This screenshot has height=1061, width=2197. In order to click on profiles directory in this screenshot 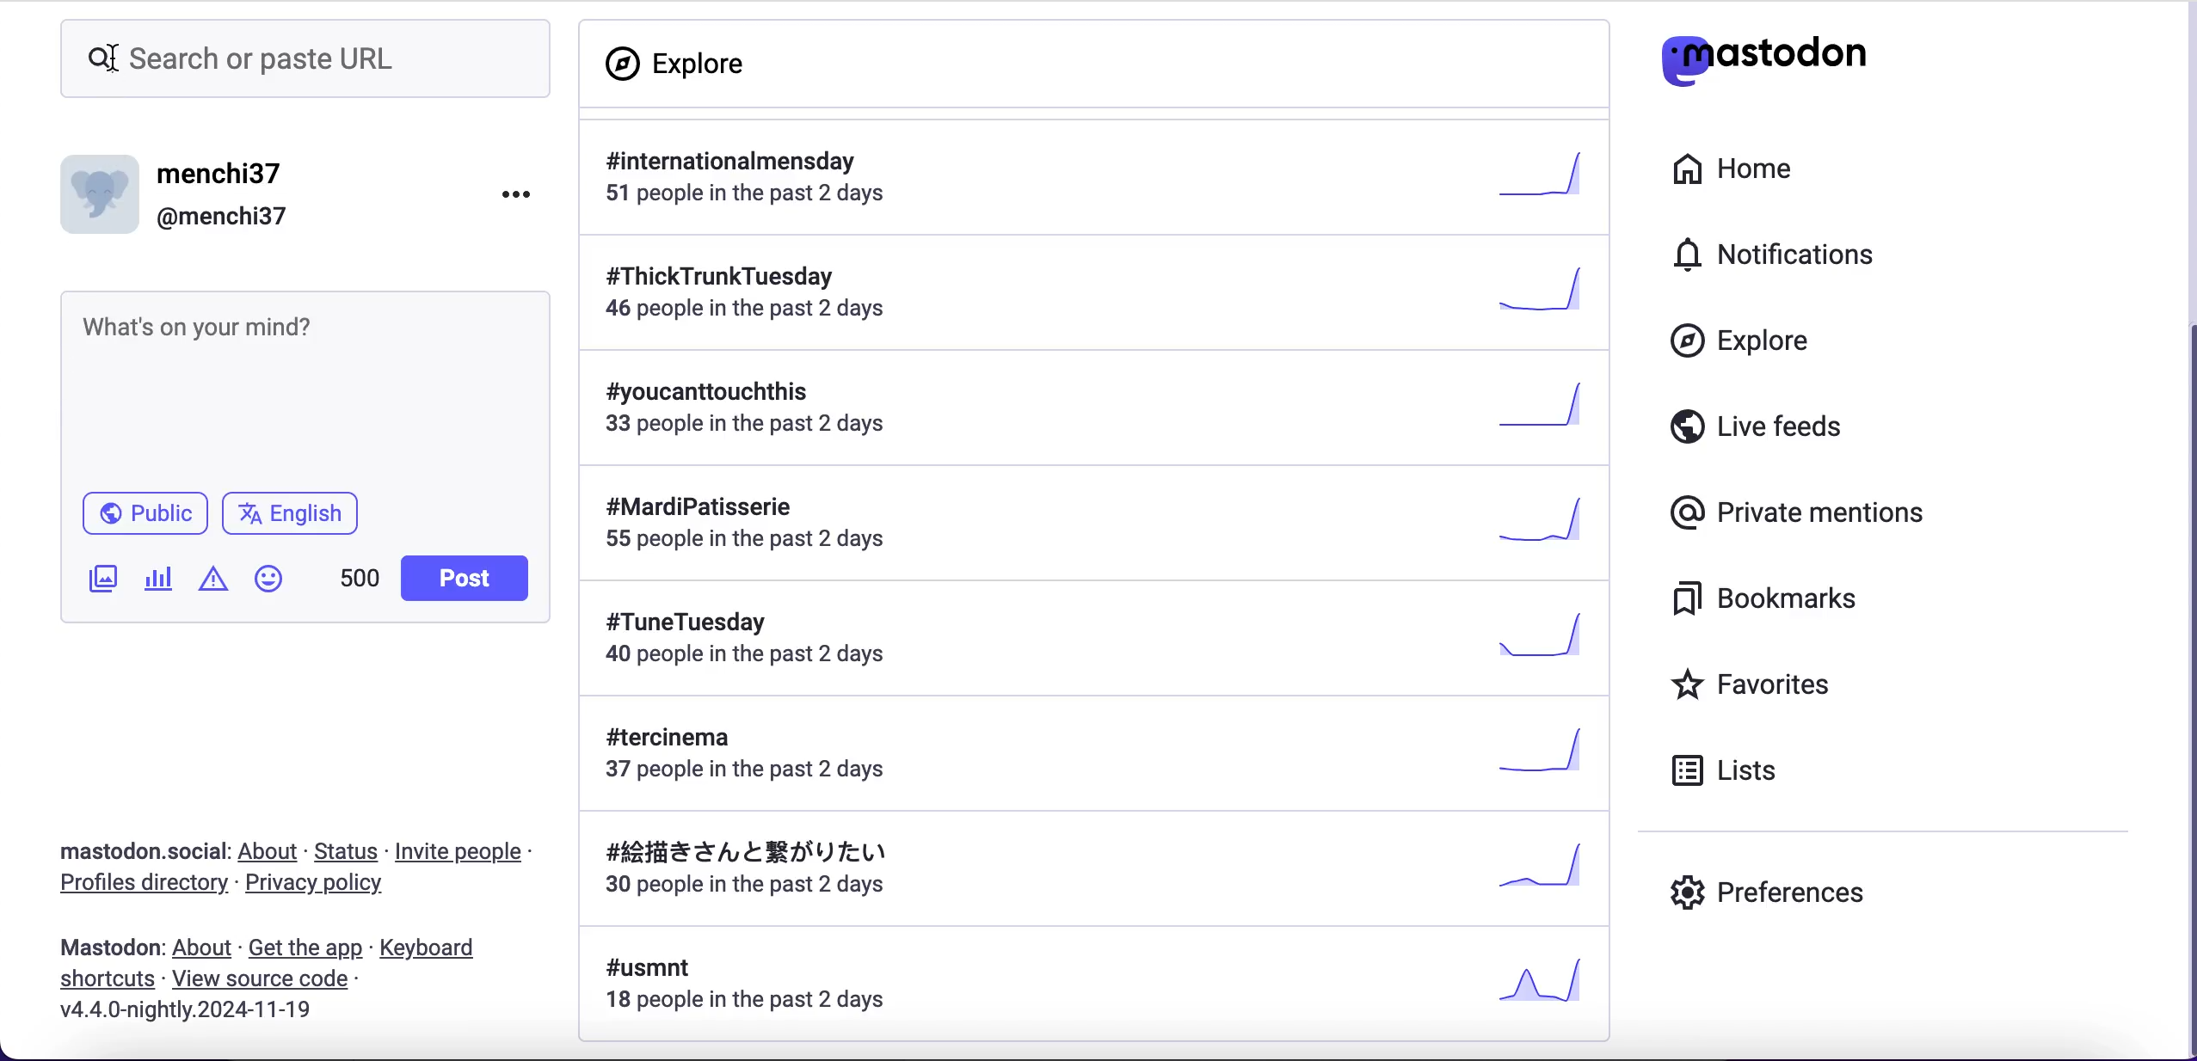, I will do `click(140, 886)`.